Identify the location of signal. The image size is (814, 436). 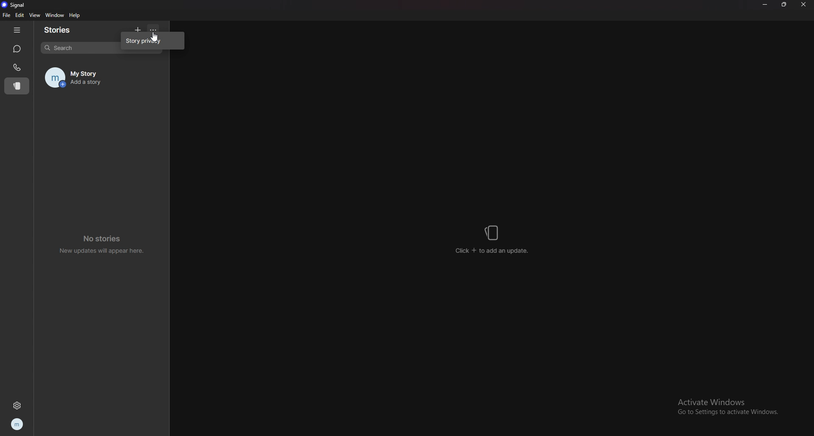
(15, 5).